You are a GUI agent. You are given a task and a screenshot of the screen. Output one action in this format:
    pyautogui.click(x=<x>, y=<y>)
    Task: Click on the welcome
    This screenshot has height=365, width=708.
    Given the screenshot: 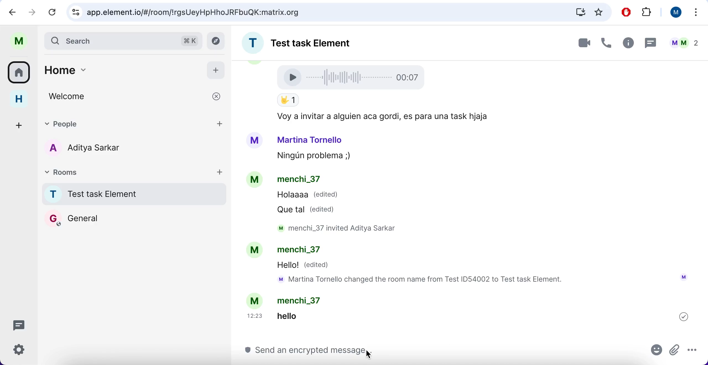 What is the action you would take?
    pyautogui.click(x=136, y=96)
    